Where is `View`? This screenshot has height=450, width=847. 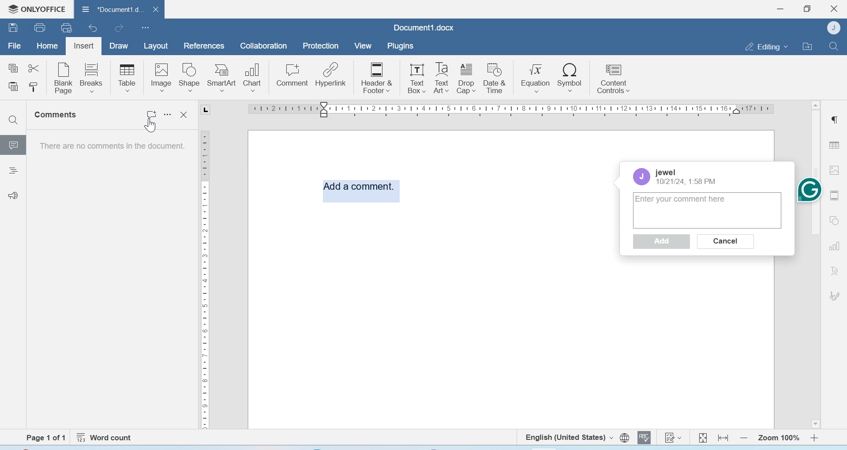 View is located at coordinates (362, 46).